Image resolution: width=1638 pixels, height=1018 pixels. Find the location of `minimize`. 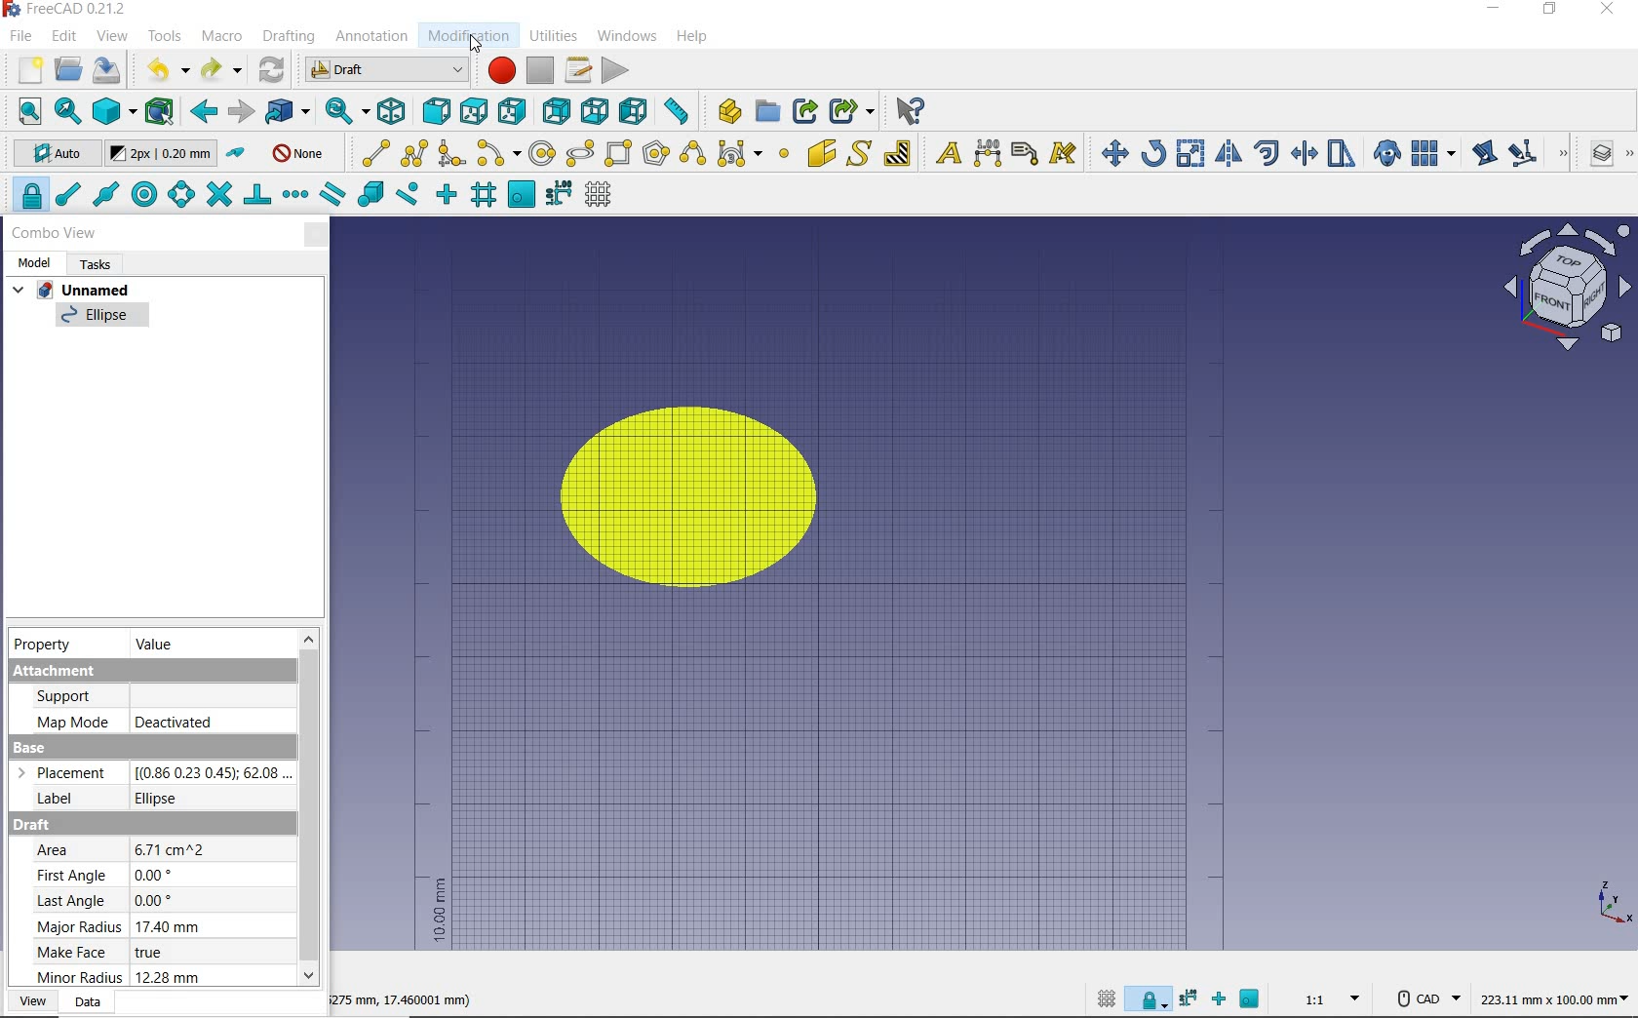

minimize is located at coordinates (1495, 11).